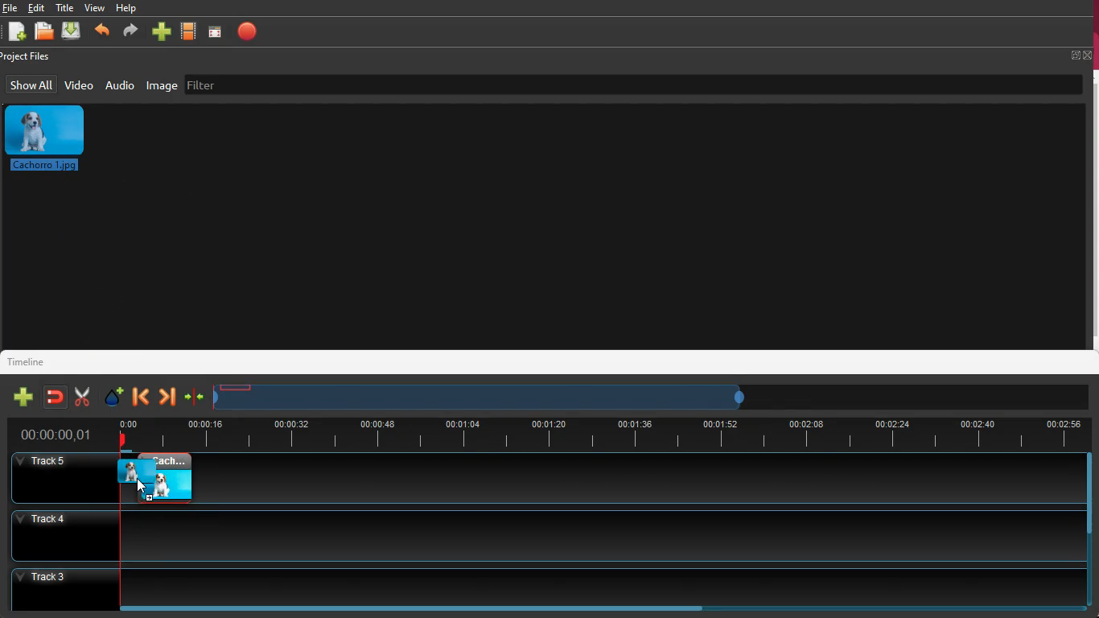  I want to click on add, so click(16, 33).